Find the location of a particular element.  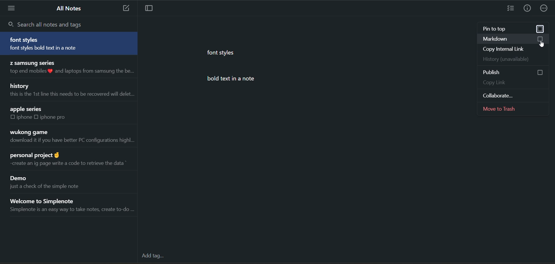

info is located at coordinates (527, 9).